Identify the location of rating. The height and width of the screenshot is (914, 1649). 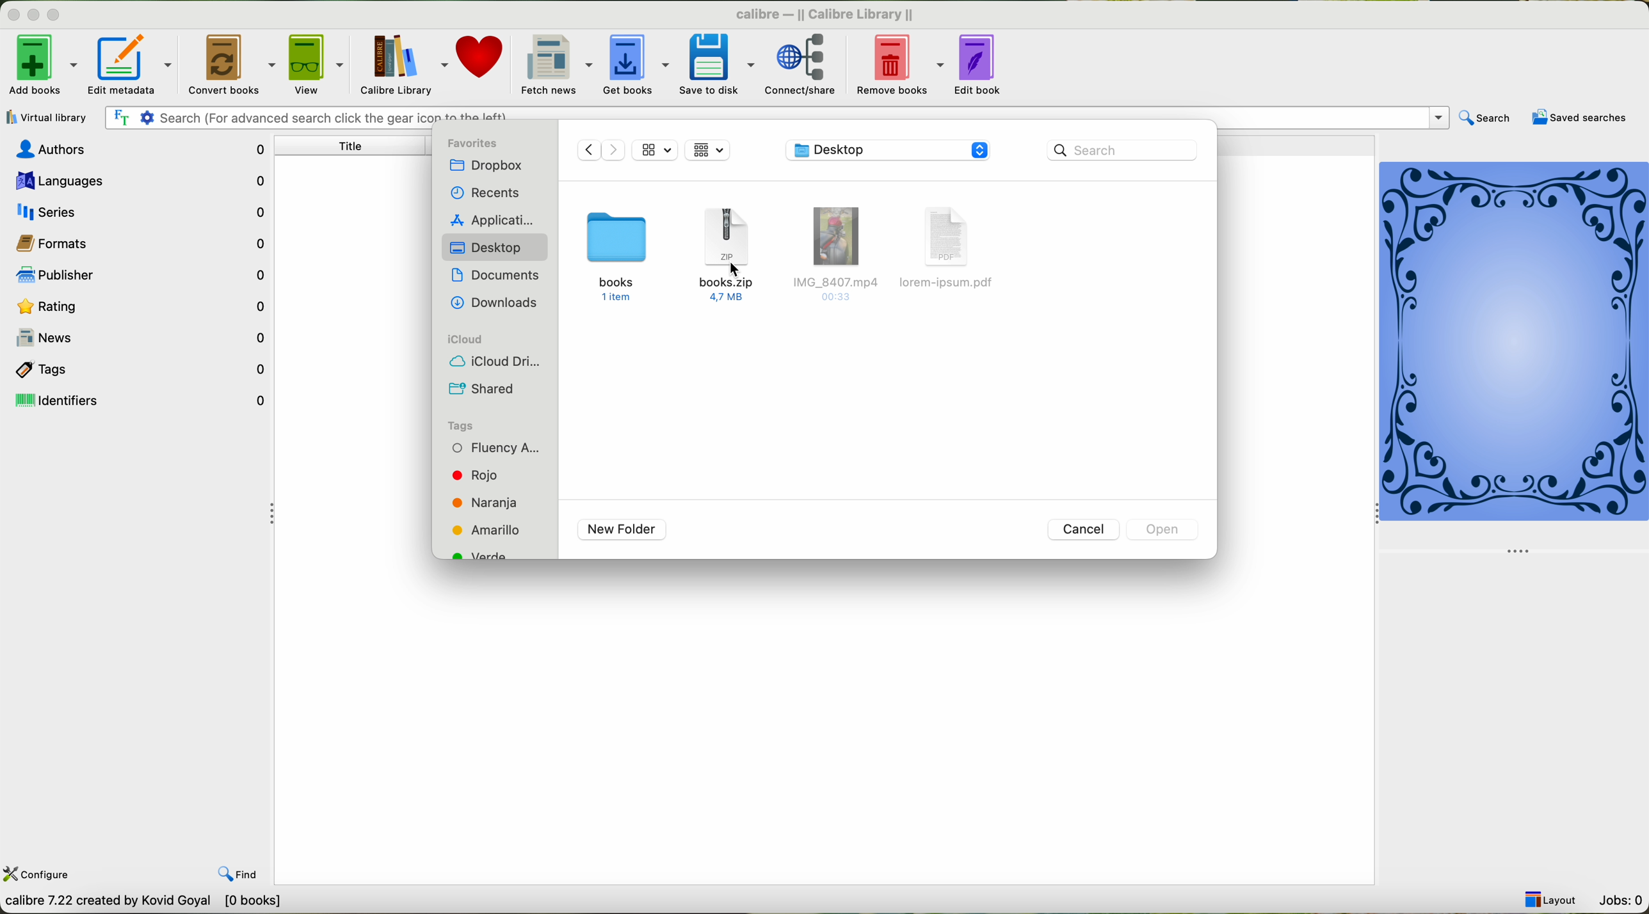
(138, 306).